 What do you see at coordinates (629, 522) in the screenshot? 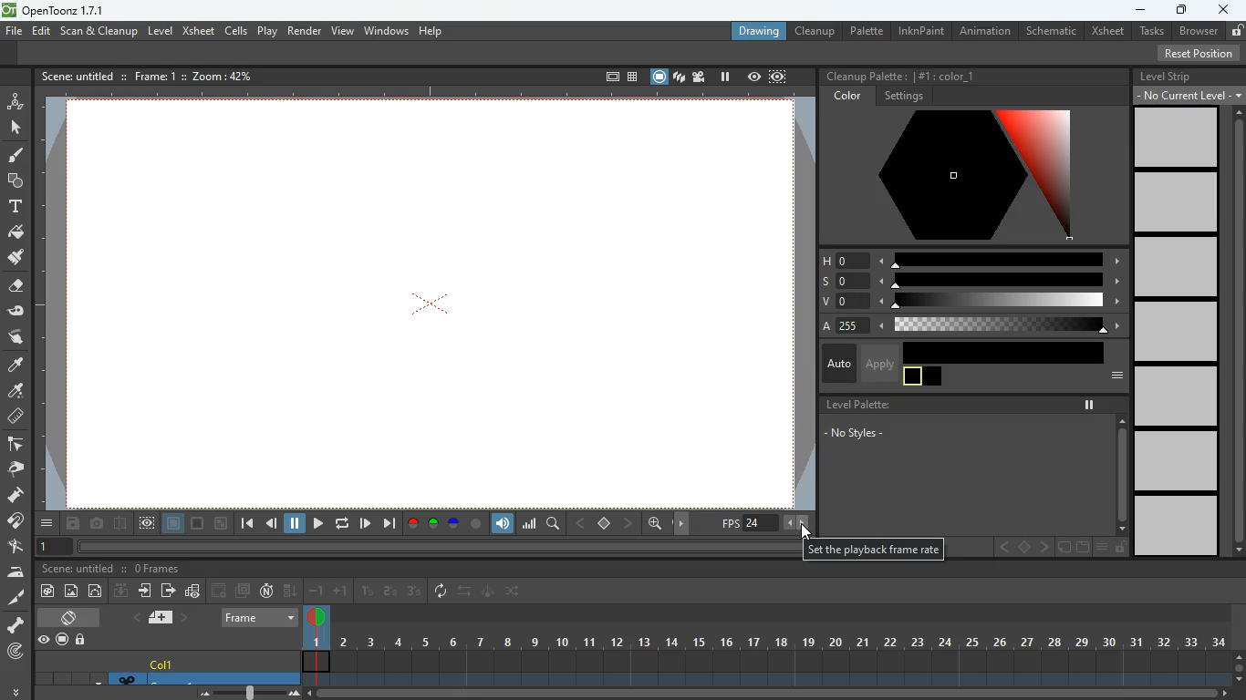
I see `right` at bounding box center [629, 522].